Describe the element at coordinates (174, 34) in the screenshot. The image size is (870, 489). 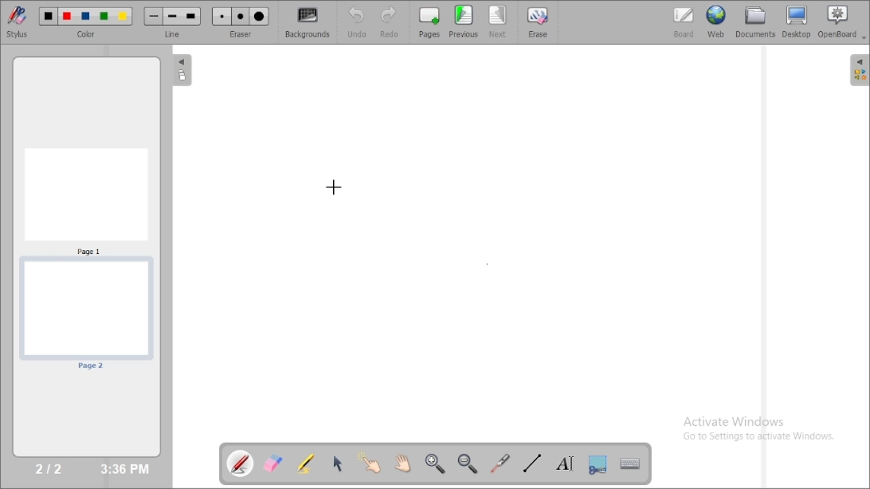
I see `line` at that location.